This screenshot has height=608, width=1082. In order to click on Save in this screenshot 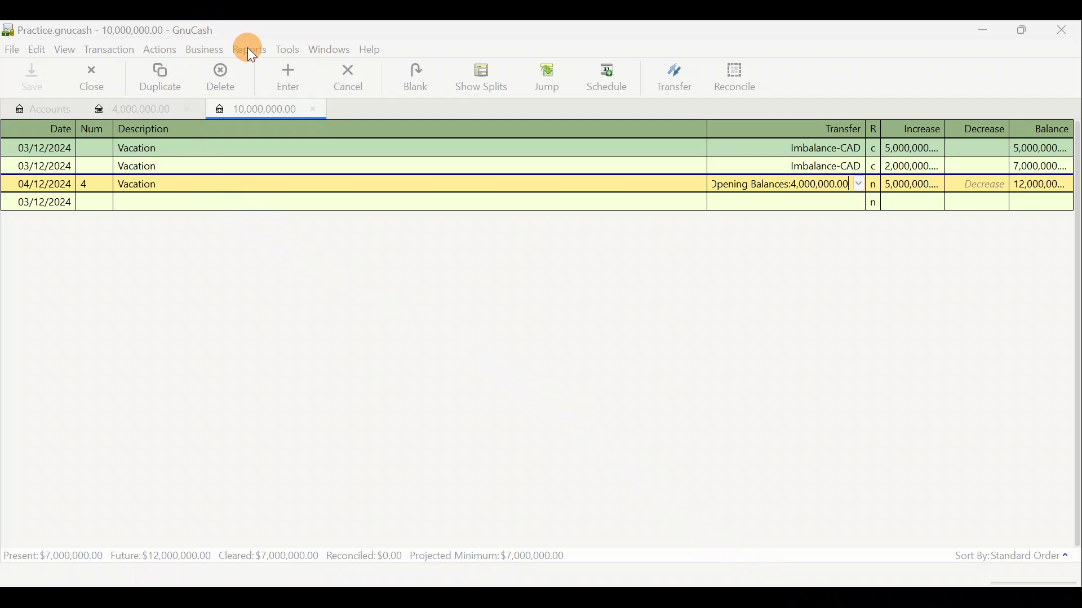, I will do `click(33, 79)`.